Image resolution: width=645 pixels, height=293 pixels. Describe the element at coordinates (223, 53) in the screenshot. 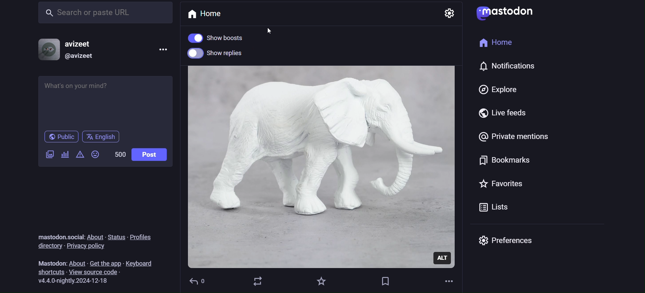

I see `show replies disabled` at that location.